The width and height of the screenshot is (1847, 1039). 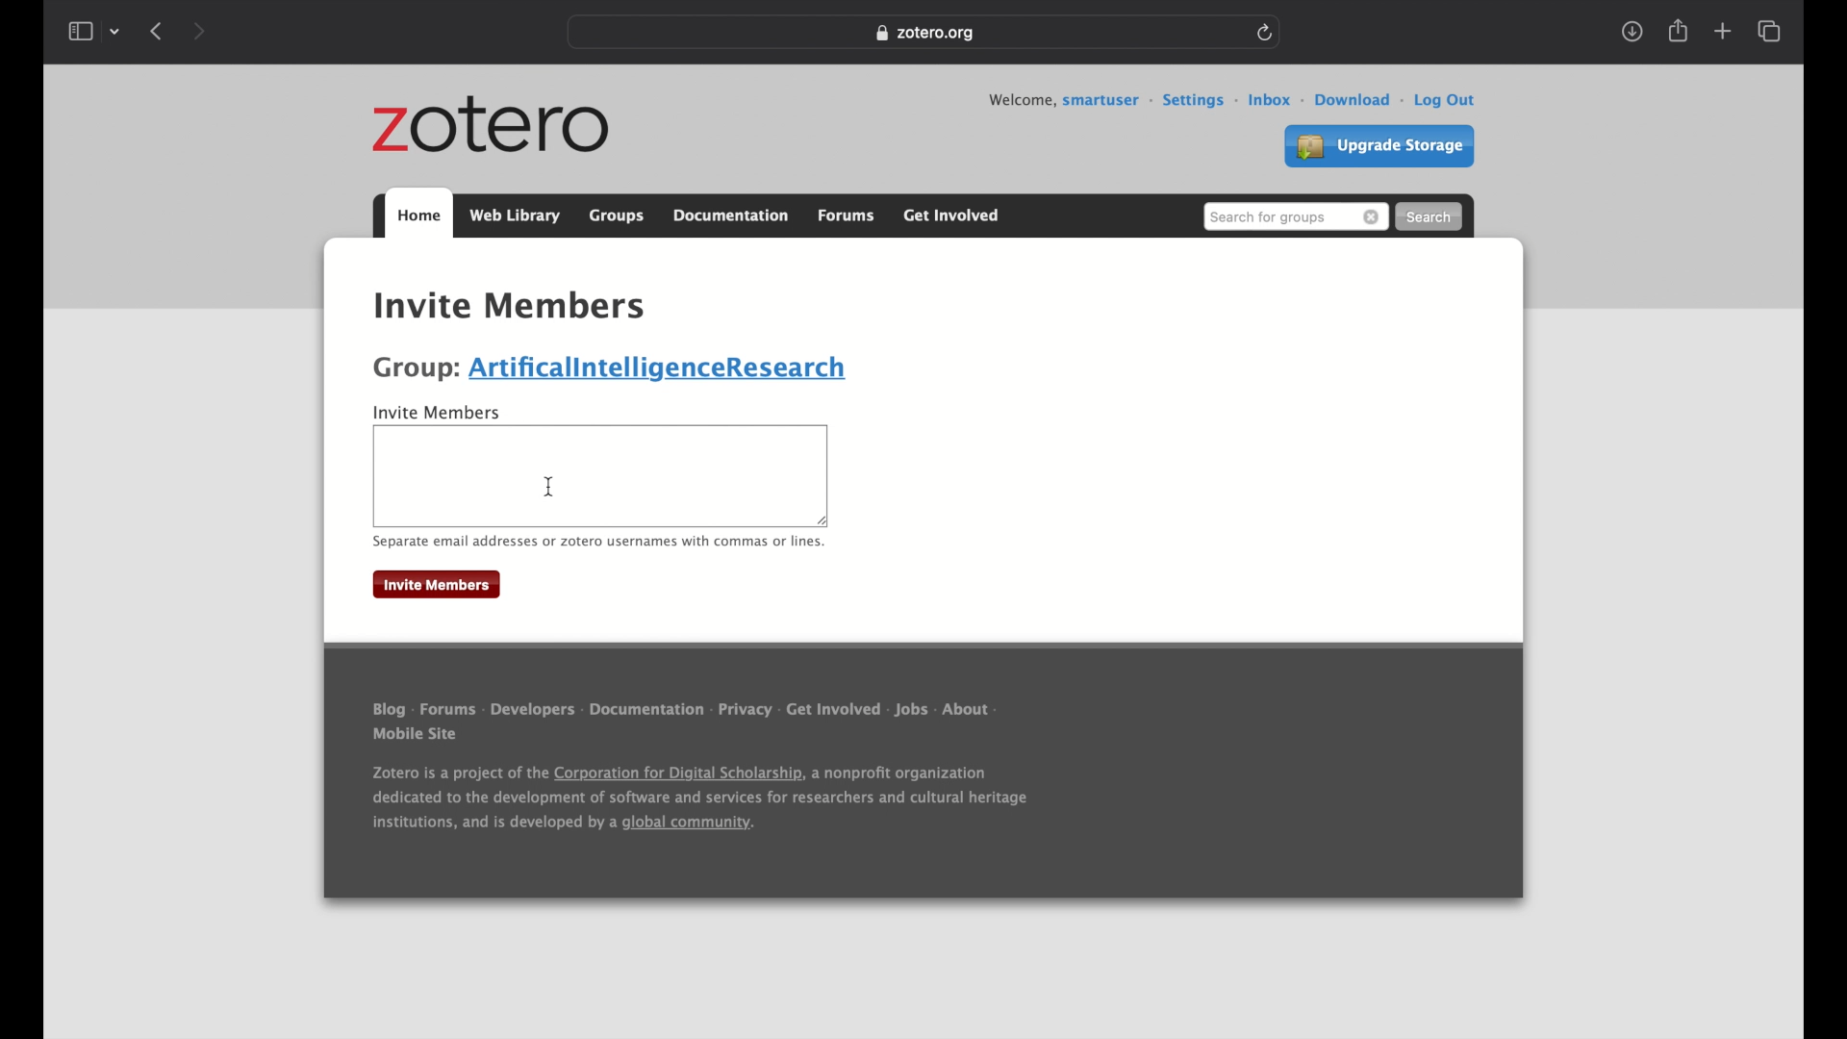 I want to click on home, so click(x=400, y=269).